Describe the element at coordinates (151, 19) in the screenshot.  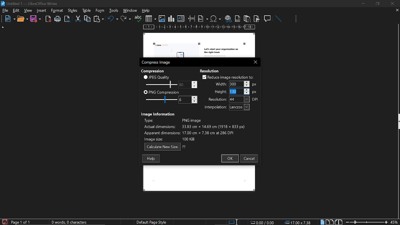
I see `insert table` at that location.